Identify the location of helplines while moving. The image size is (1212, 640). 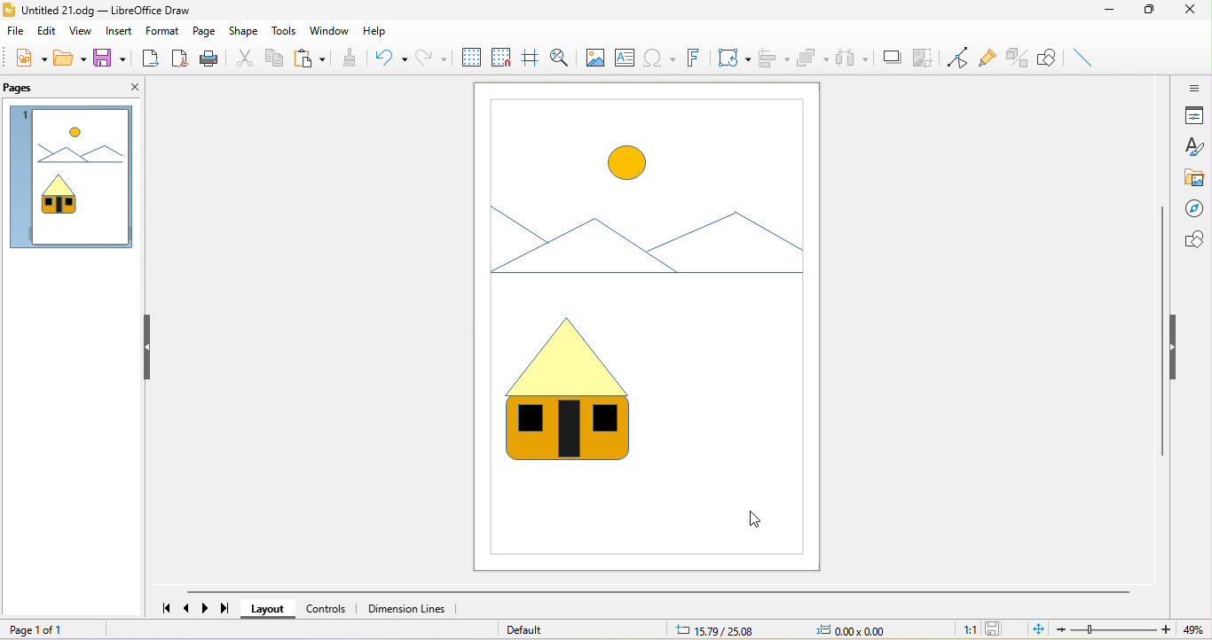
(531, 56).